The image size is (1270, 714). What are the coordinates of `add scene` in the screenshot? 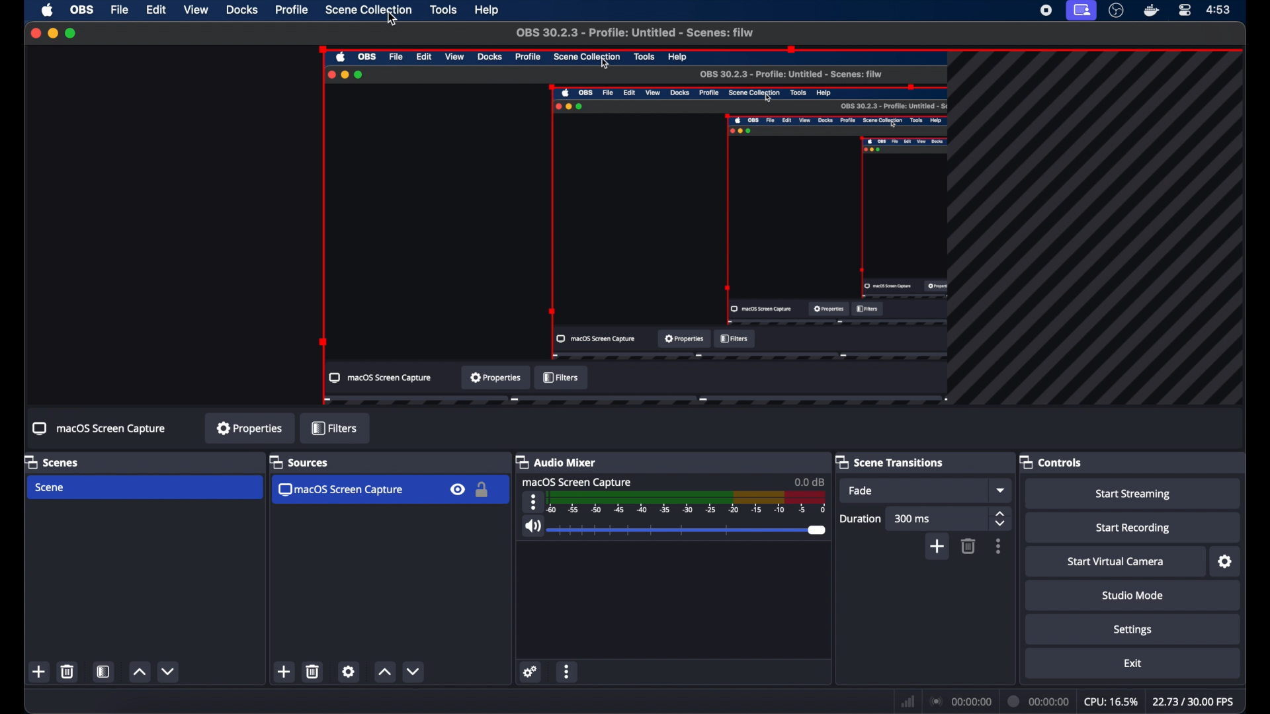 It's located at (284, 672).